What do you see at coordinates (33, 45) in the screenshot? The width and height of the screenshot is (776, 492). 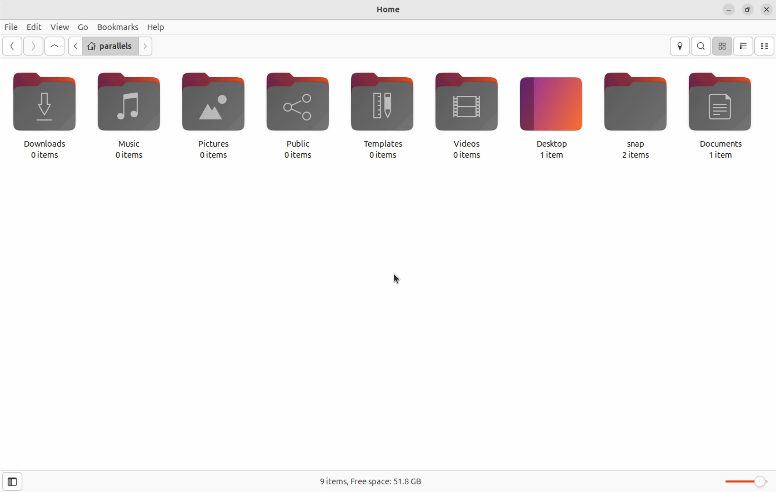 I see `Go next` at bounding box center [33, 45].